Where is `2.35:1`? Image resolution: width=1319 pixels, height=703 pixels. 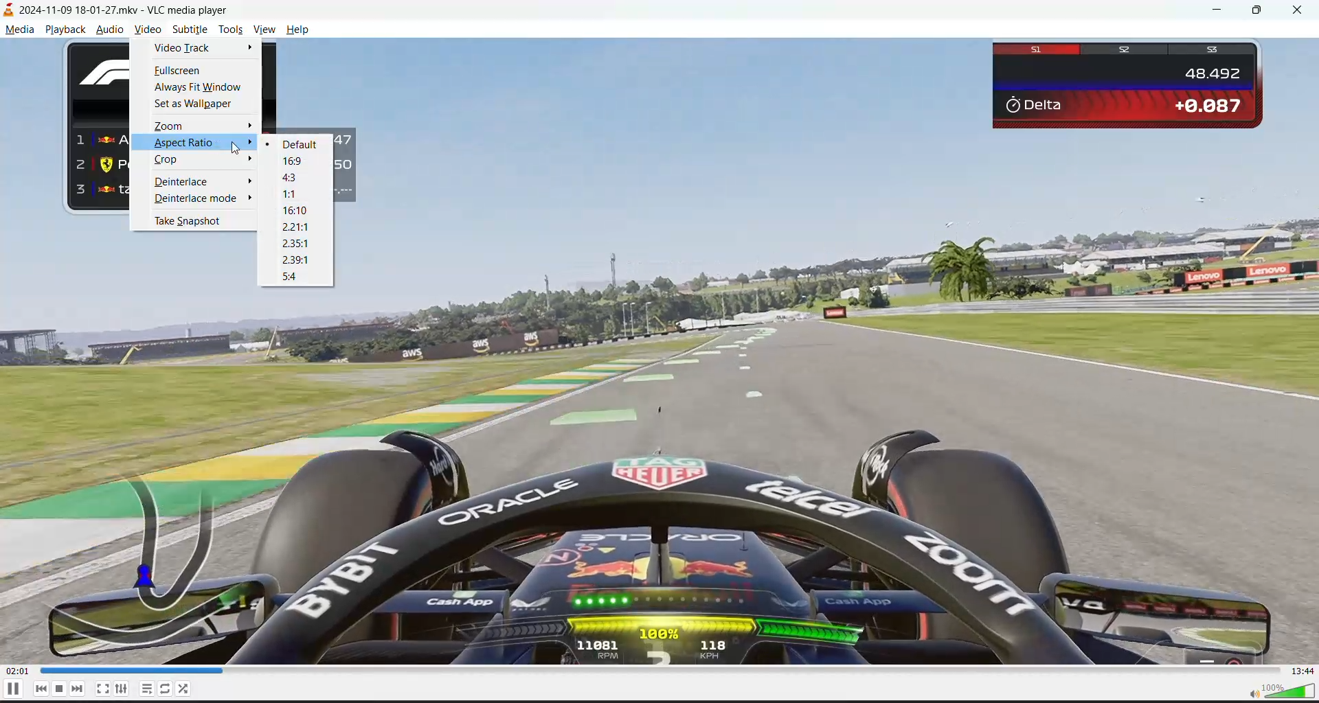 2.35:1 is located at coordinates (296, 244).